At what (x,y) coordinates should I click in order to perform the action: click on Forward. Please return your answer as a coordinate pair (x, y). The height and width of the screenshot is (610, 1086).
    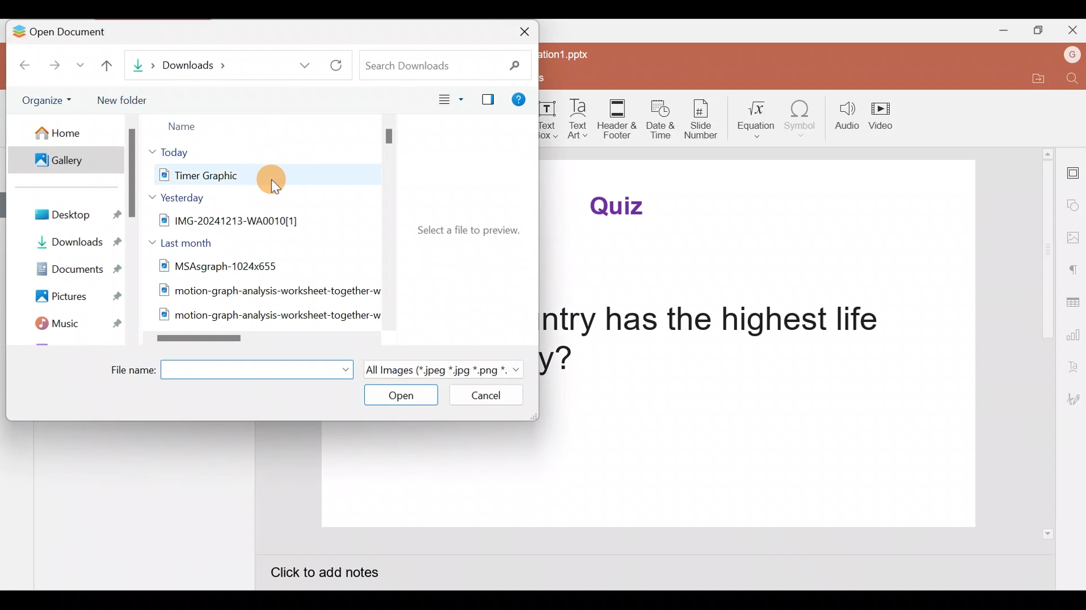
    Looking at the image, I should click on (57, 68).